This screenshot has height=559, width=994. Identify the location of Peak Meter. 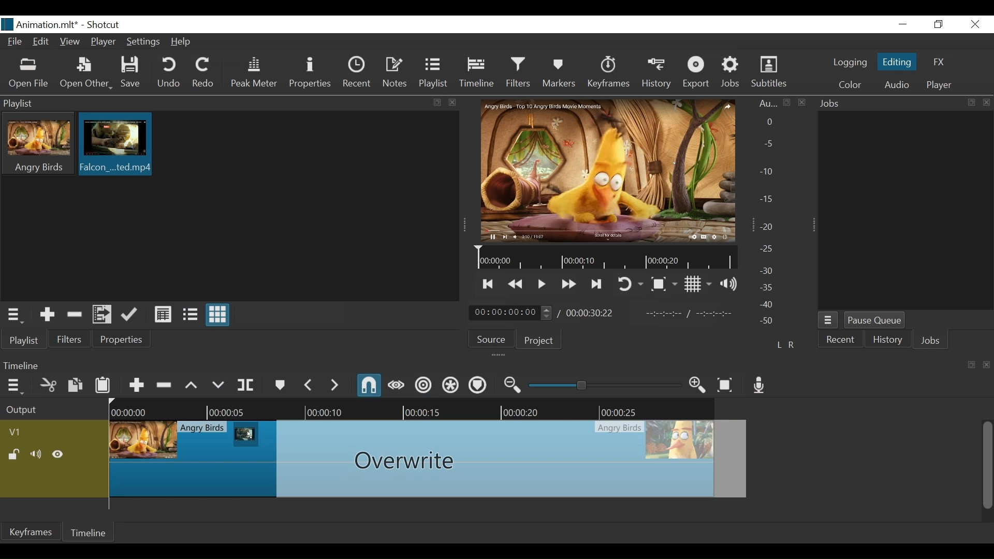
(254, 73).